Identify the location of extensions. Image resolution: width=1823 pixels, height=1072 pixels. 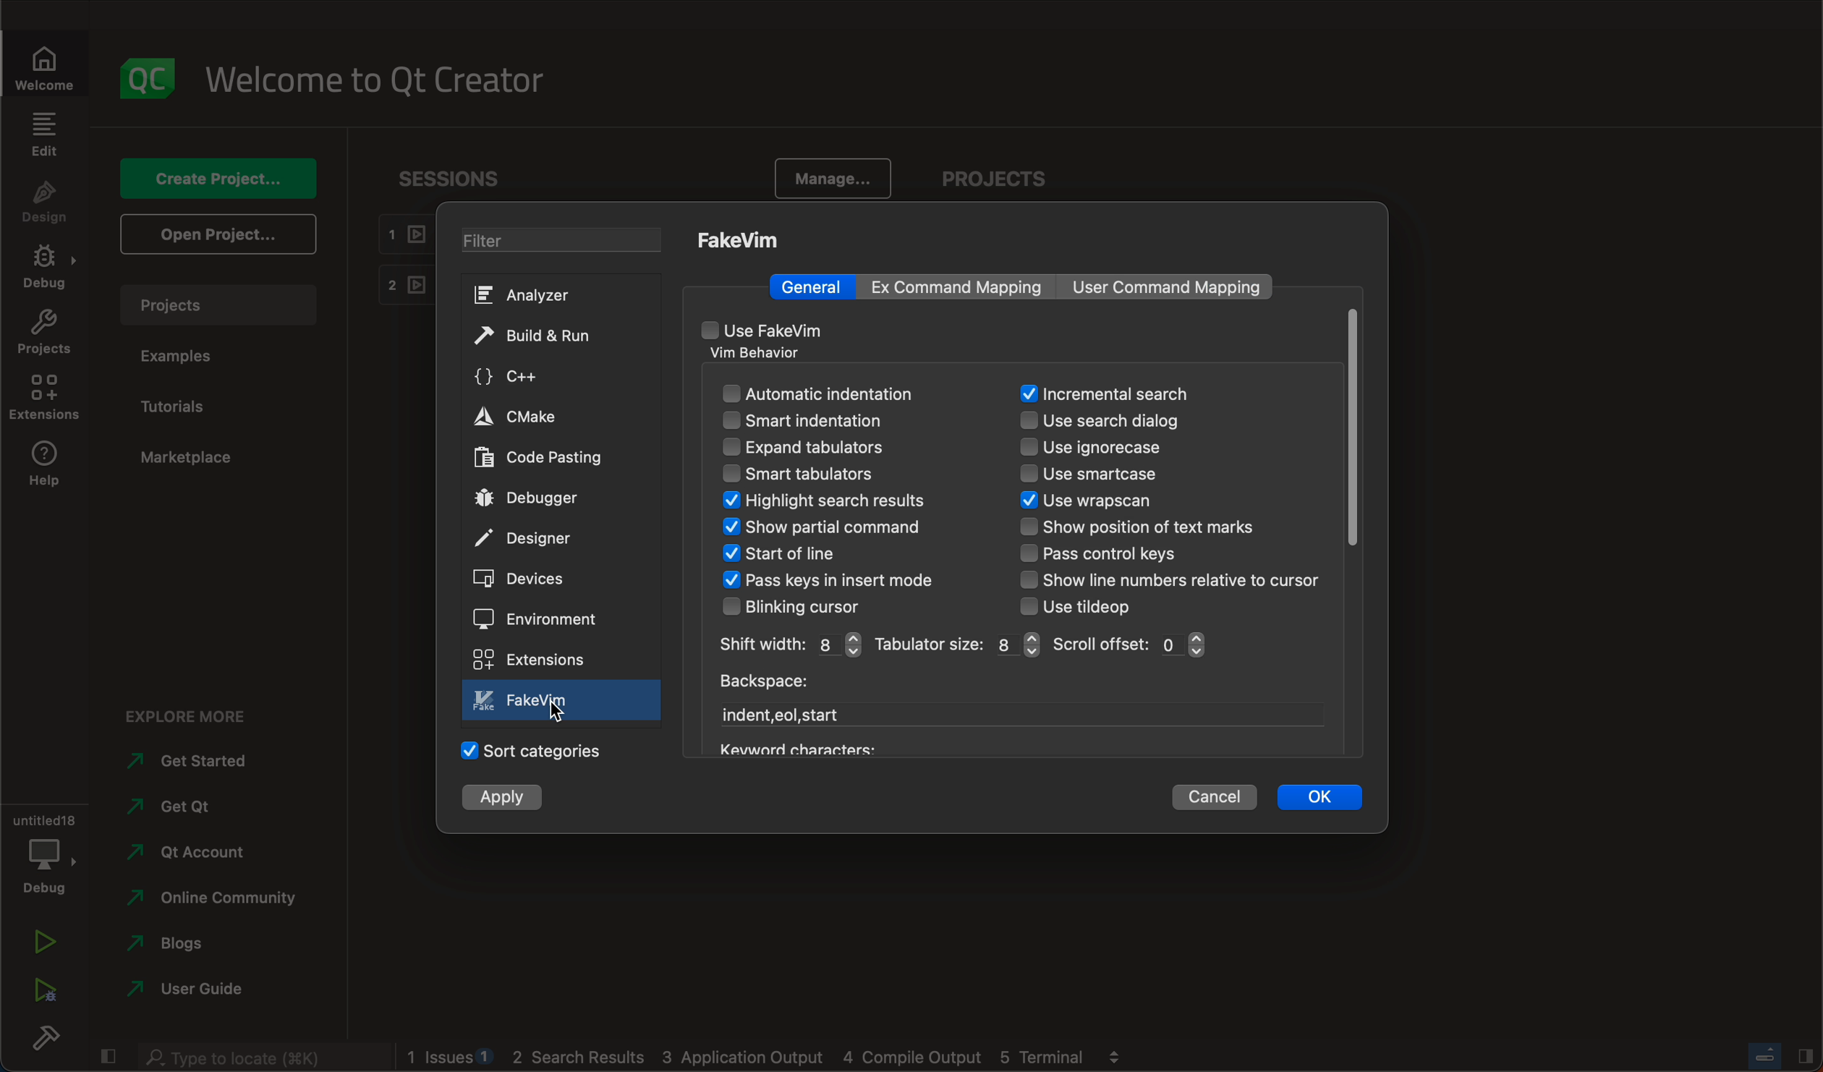
(530, 659).